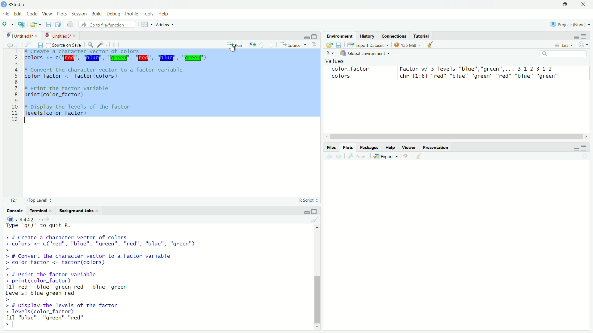  Describe the element at coordinates (48, 24) in the screenshot. I see `save current document` at that location.